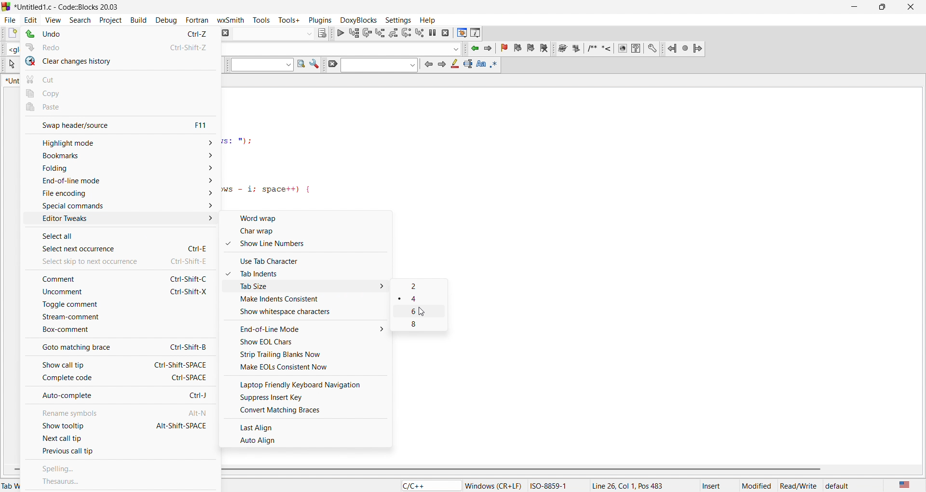 The width and height of the screenshot is (926, 492). I want to click on find in page, so click(300, 66).